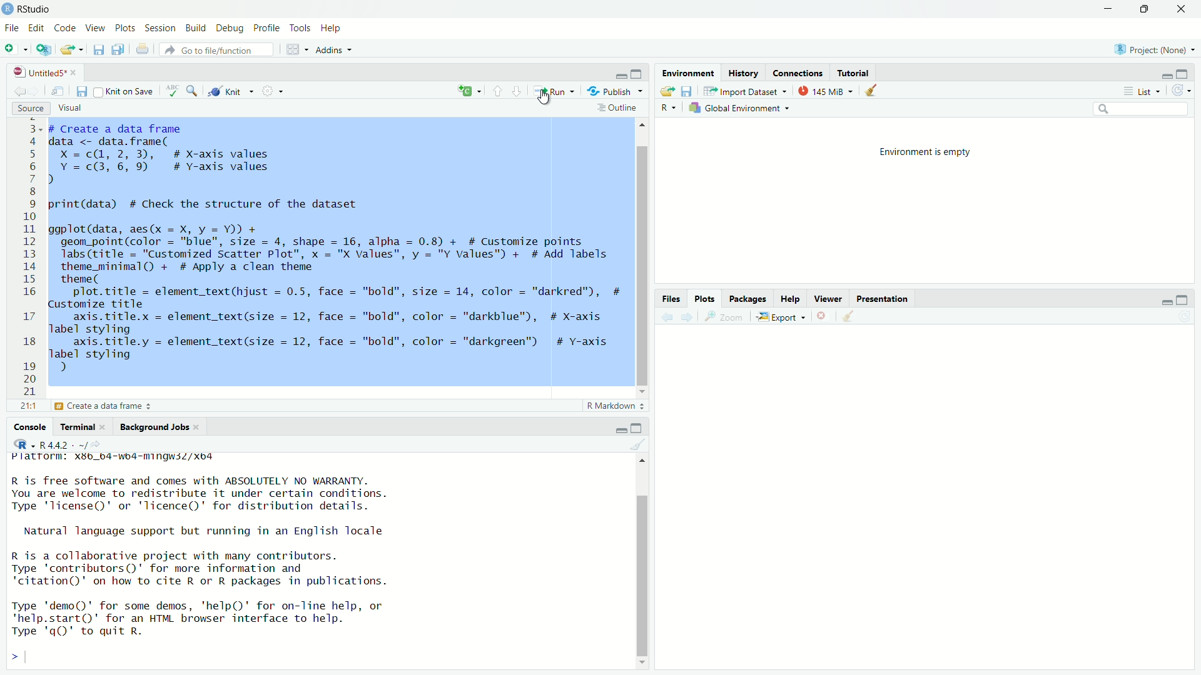  Describe the element at coordinates (642, 257) in the screenshot. I see `Scrollbar ` at that location.